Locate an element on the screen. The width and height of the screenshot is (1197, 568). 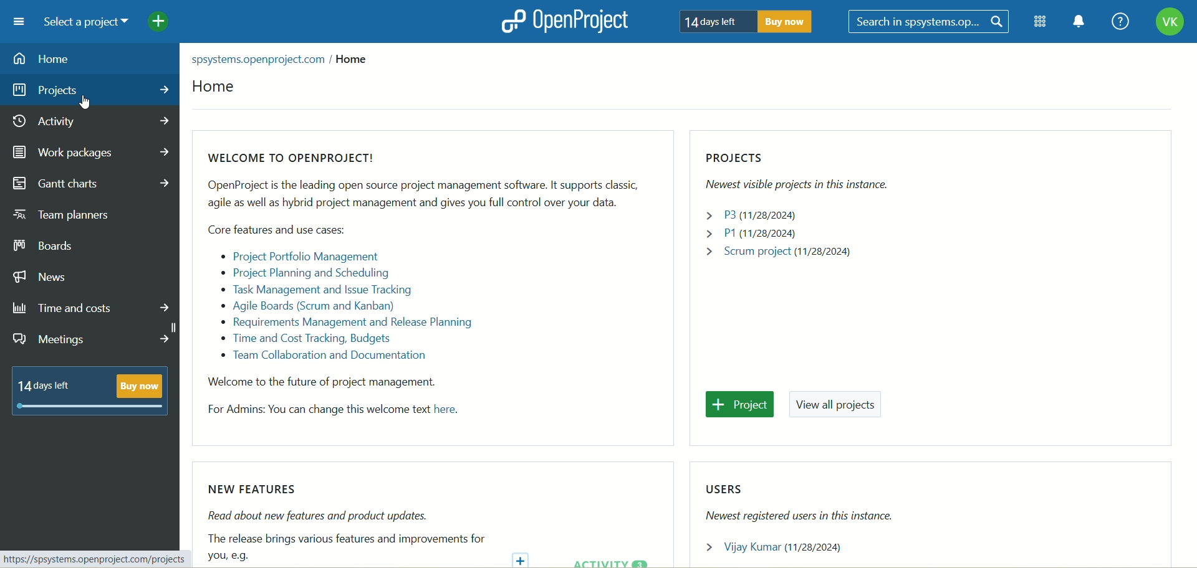
project is located at coordinates (734, 404).